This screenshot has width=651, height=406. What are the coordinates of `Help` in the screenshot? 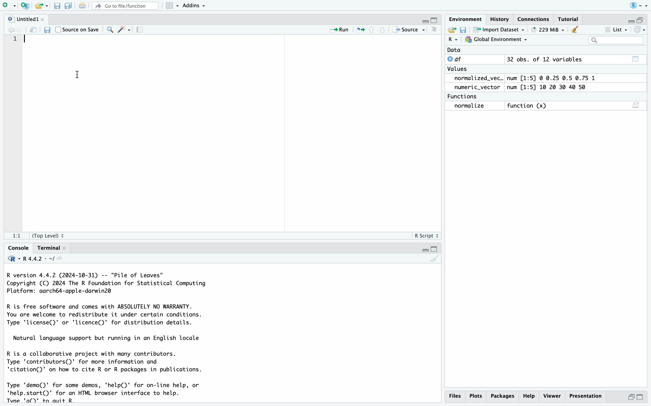 It's located at (502, 396).